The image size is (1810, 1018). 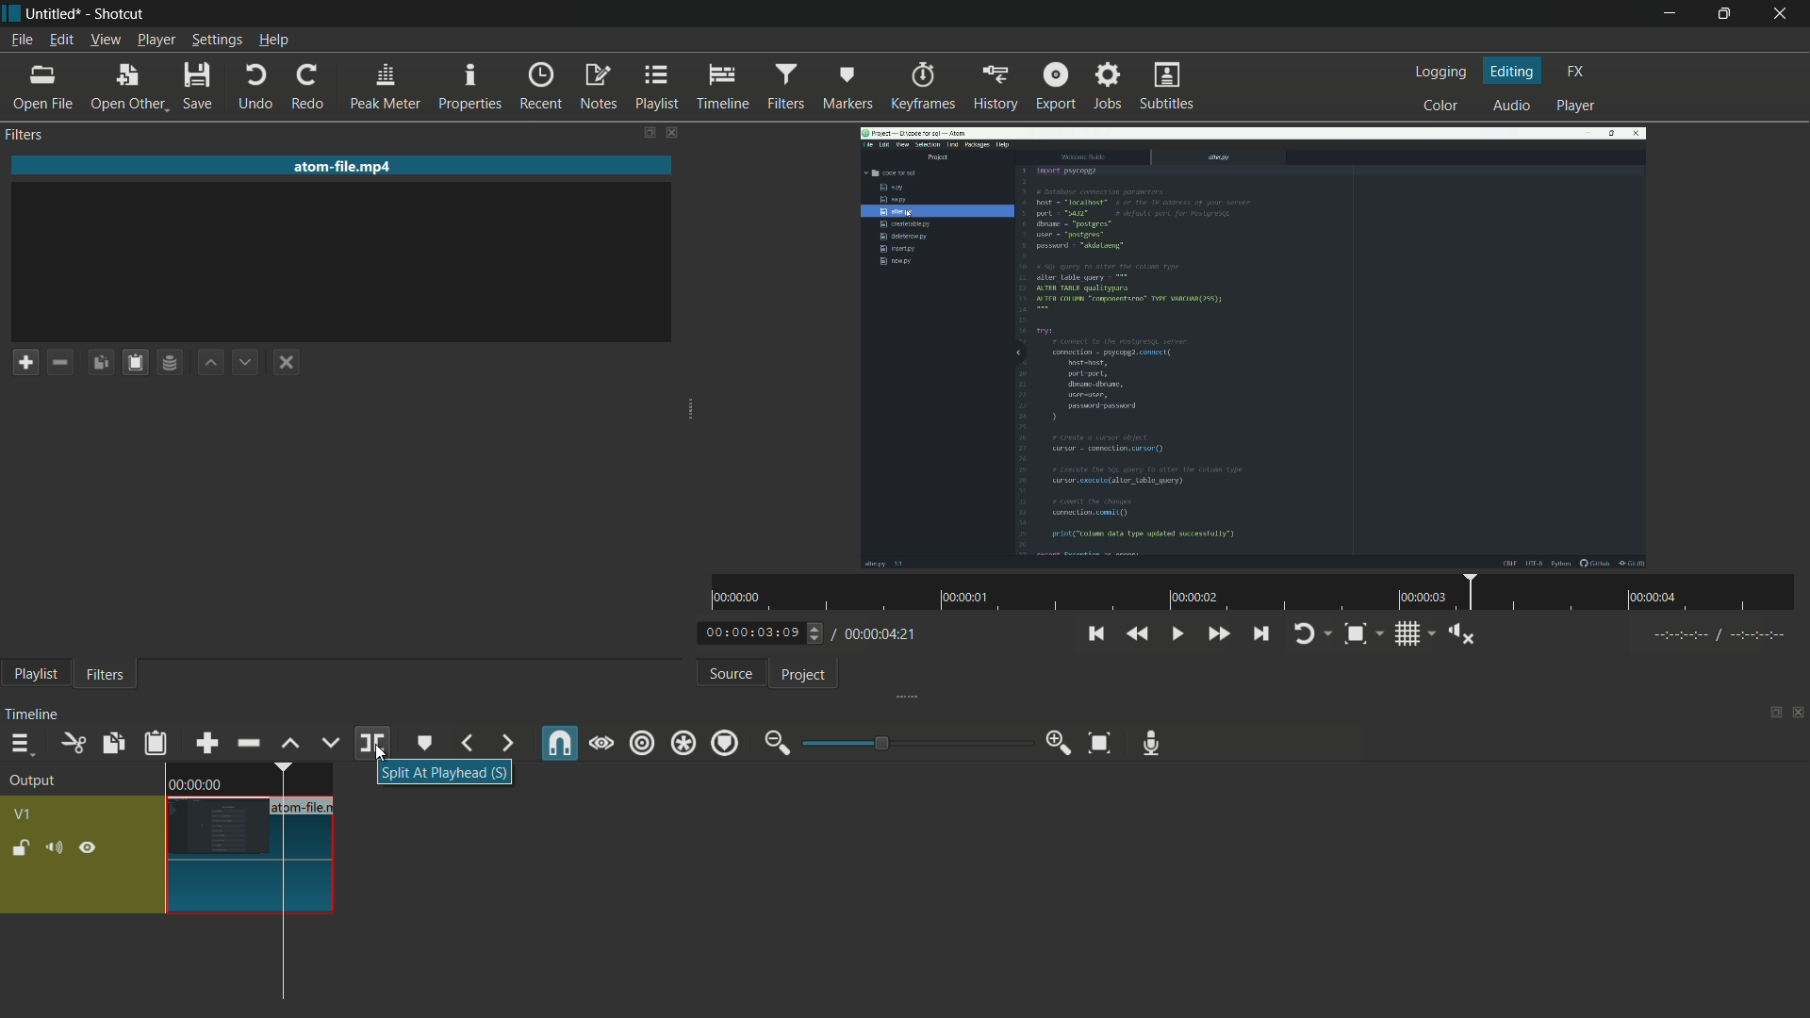 What do you see at coordinates (1799, 714) in the screenshot?
I see `close timeline` at bounding box center [1799, 714].